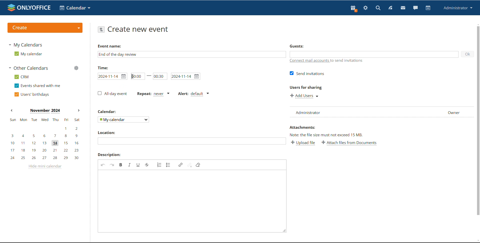 The width and height of the screenshot is (480, 243). I want to click on connect mail accounts, so click(326, 61).